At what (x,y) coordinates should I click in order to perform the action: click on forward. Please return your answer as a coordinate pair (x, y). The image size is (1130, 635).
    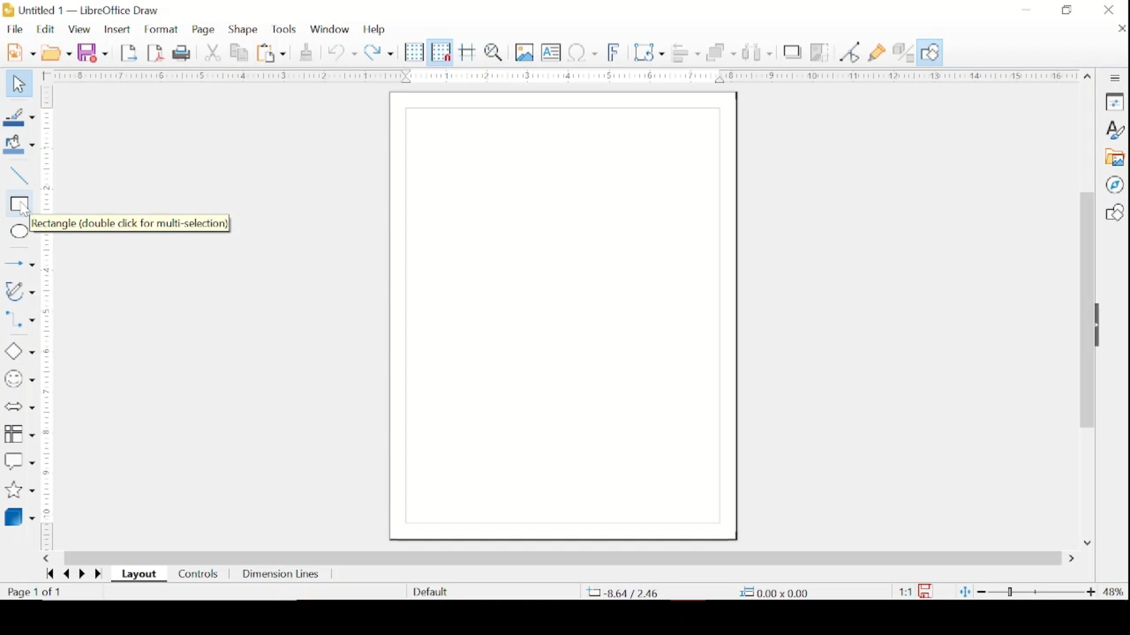
    Looking at the image, I should click on (99, 574).